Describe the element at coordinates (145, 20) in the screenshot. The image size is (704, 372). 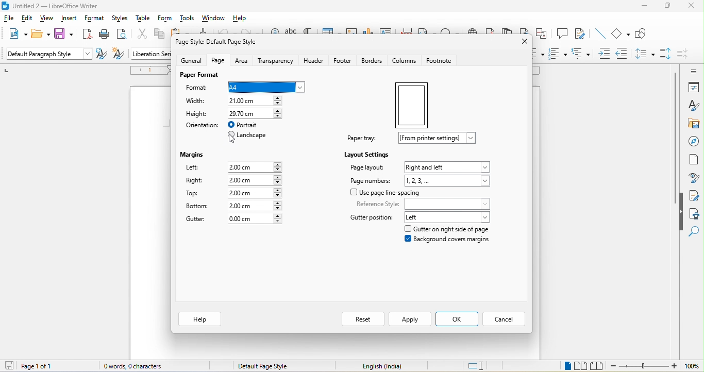
I see `table` at that location.